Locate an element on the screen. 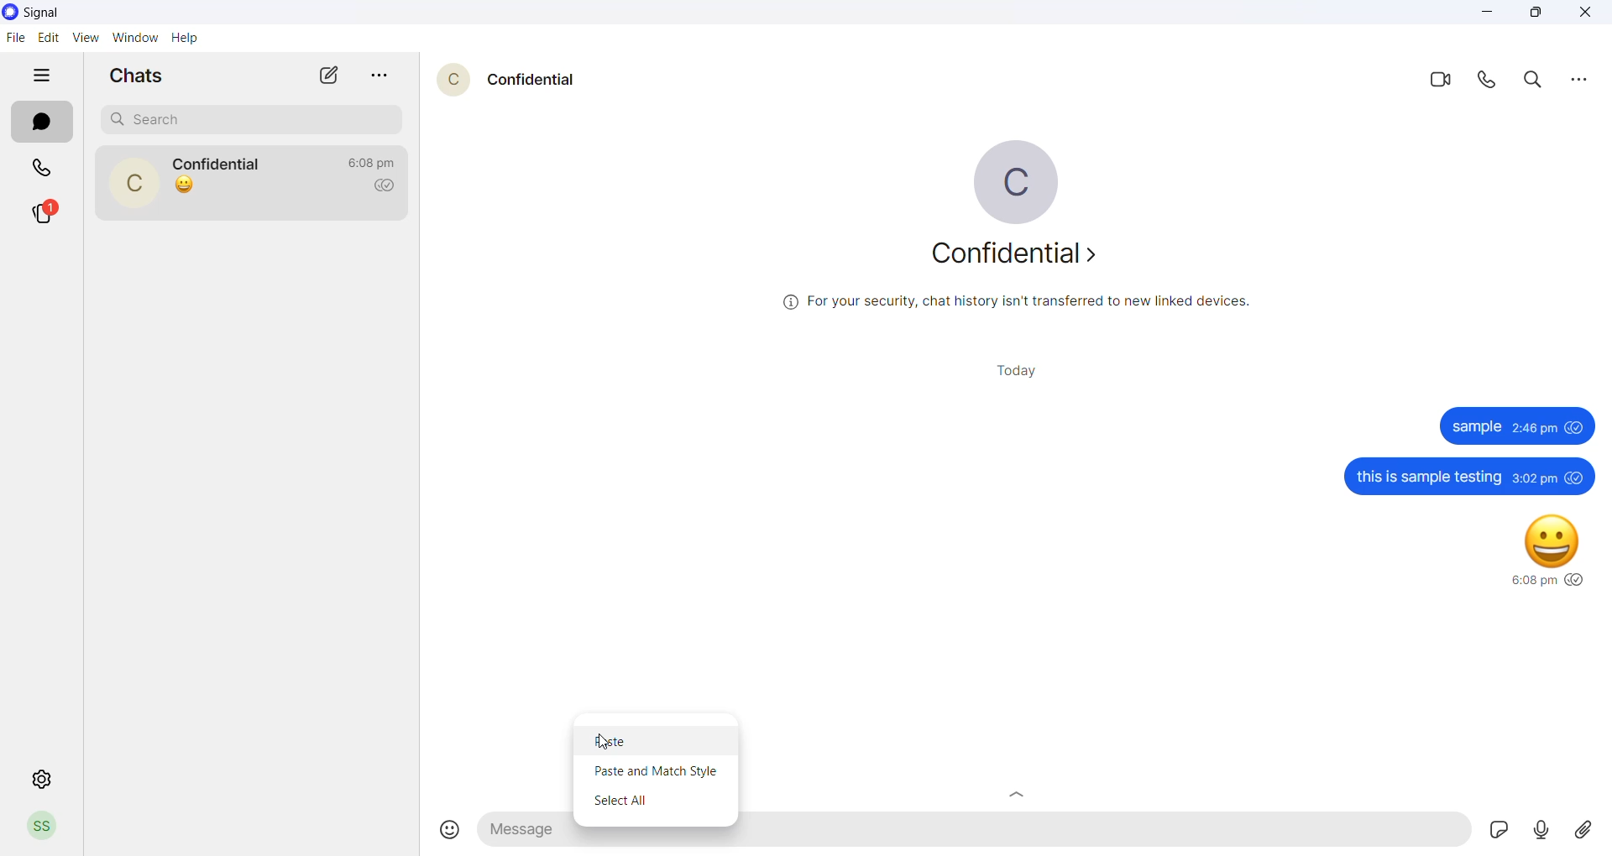  sticker is located at coordinates (1499, 828).